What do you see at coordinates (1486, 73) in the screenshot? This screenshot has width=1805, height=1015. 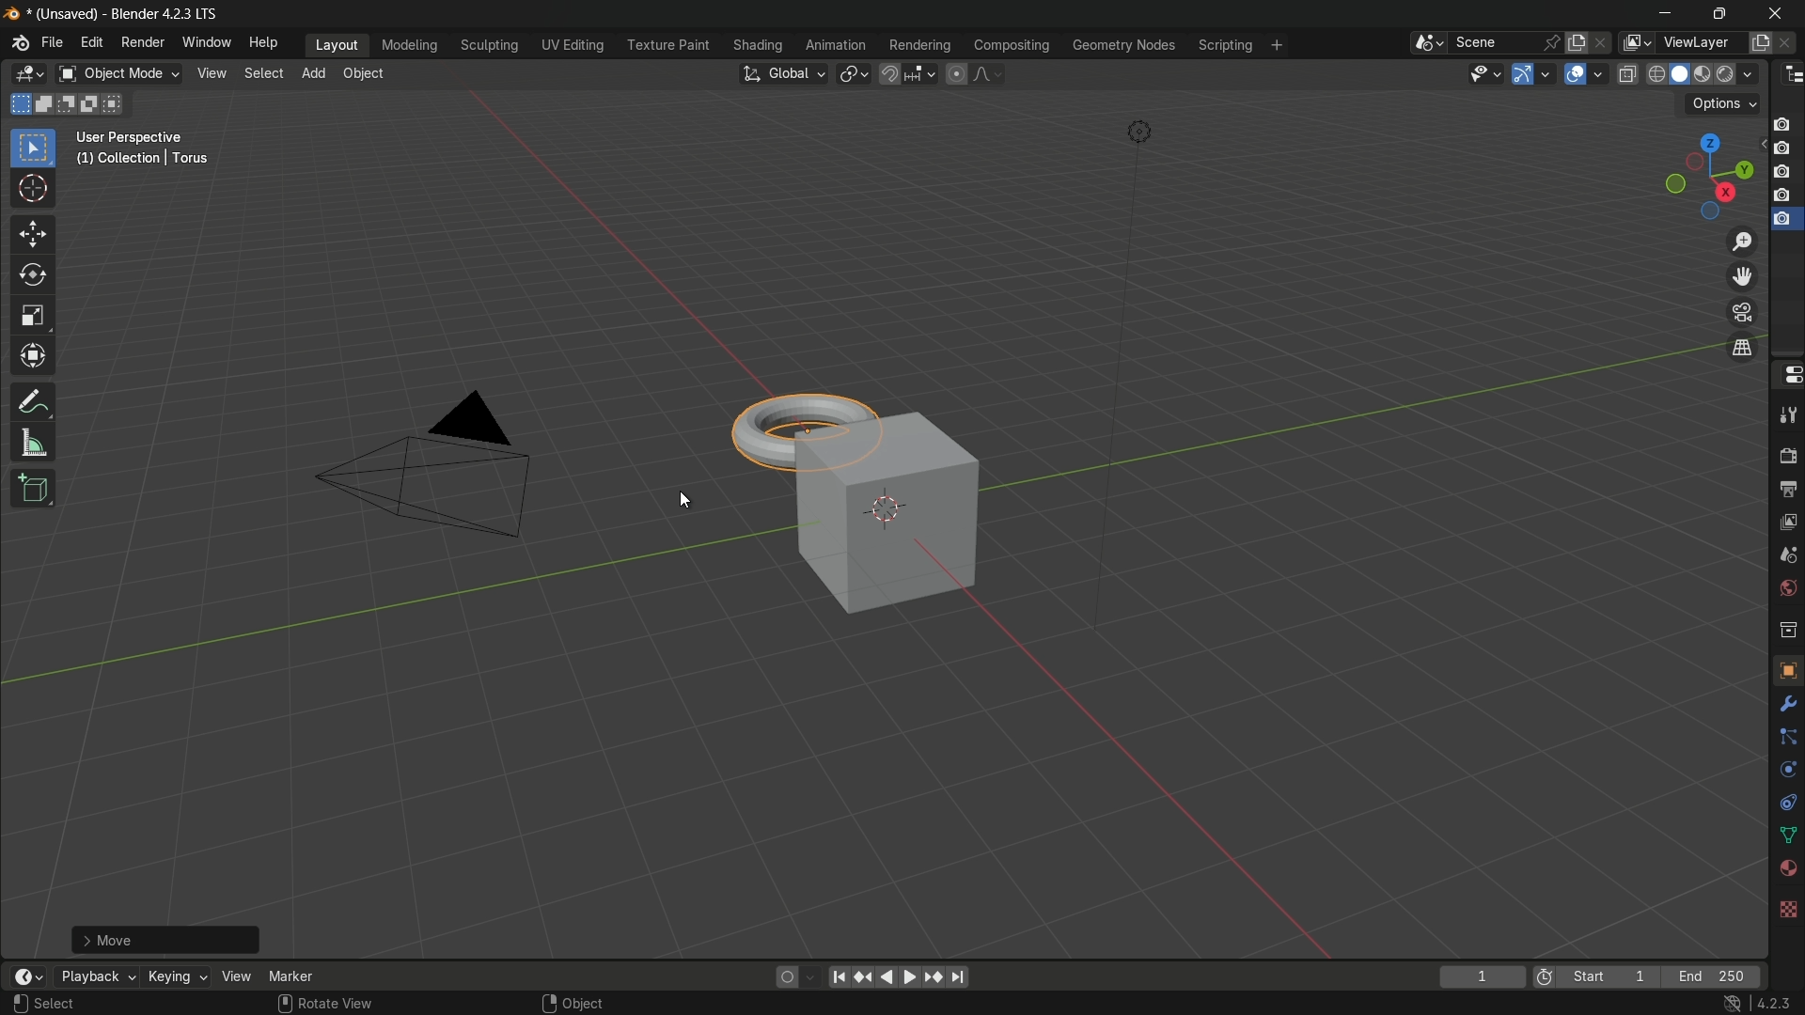 I see `selectability and visibility` at bounding box center [1486, 73].